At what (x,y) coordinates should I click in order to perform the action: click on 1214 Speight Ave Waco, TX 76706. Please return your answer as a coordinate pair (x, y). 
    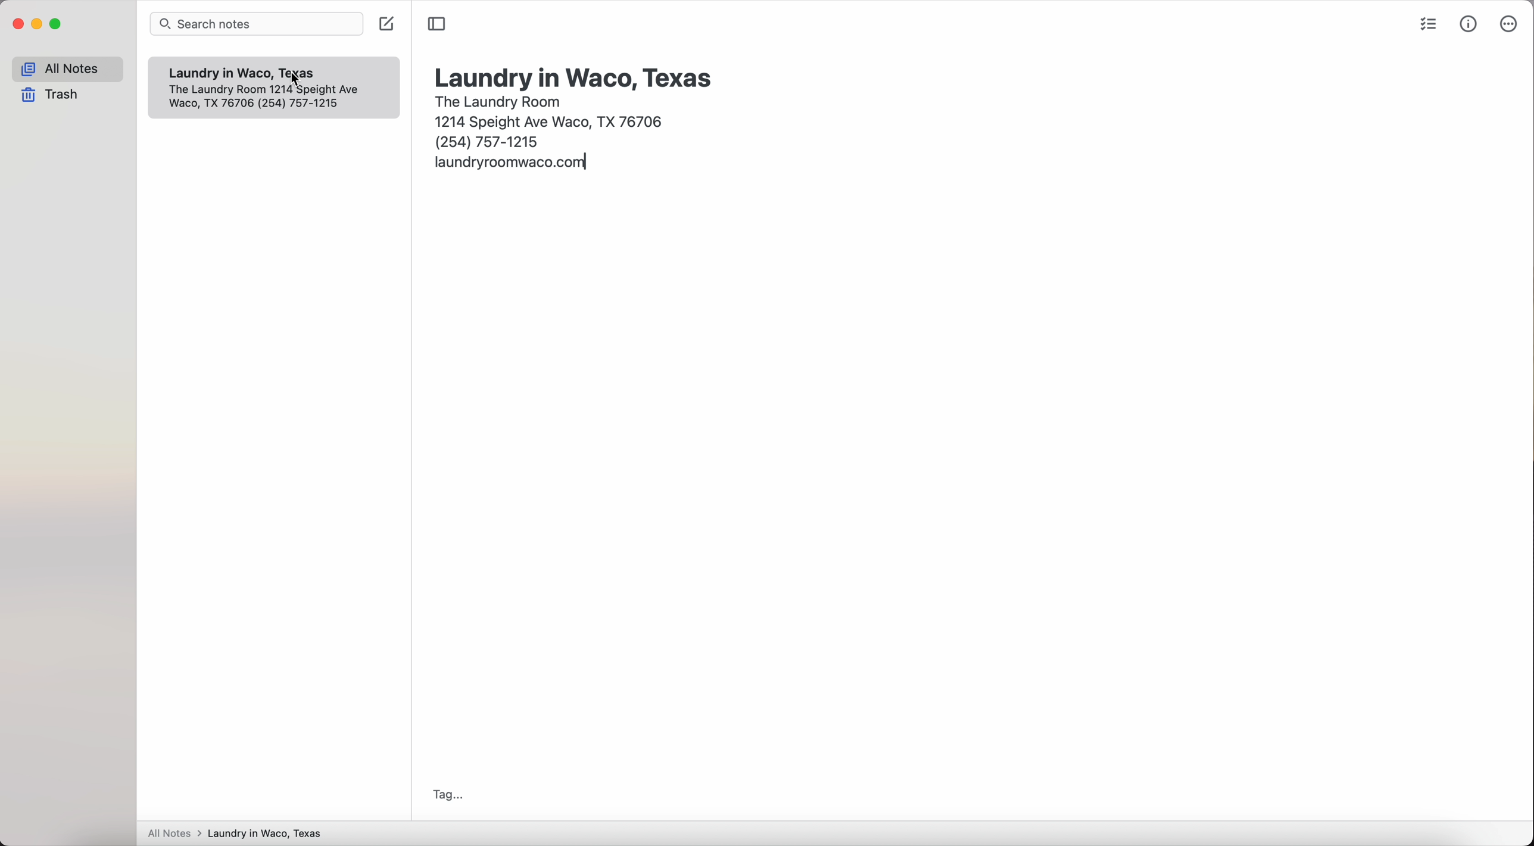
    Looking at the image, I should click on (275, 102).